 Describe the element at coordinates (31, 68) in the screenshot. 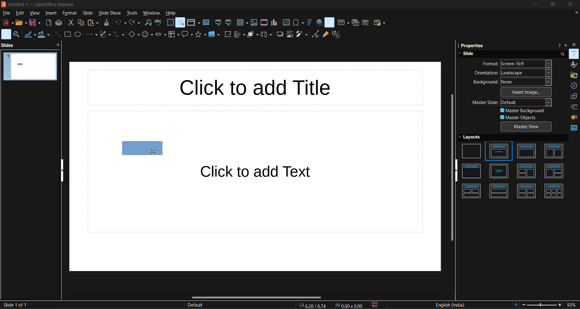

I see `slide preview` at that location.